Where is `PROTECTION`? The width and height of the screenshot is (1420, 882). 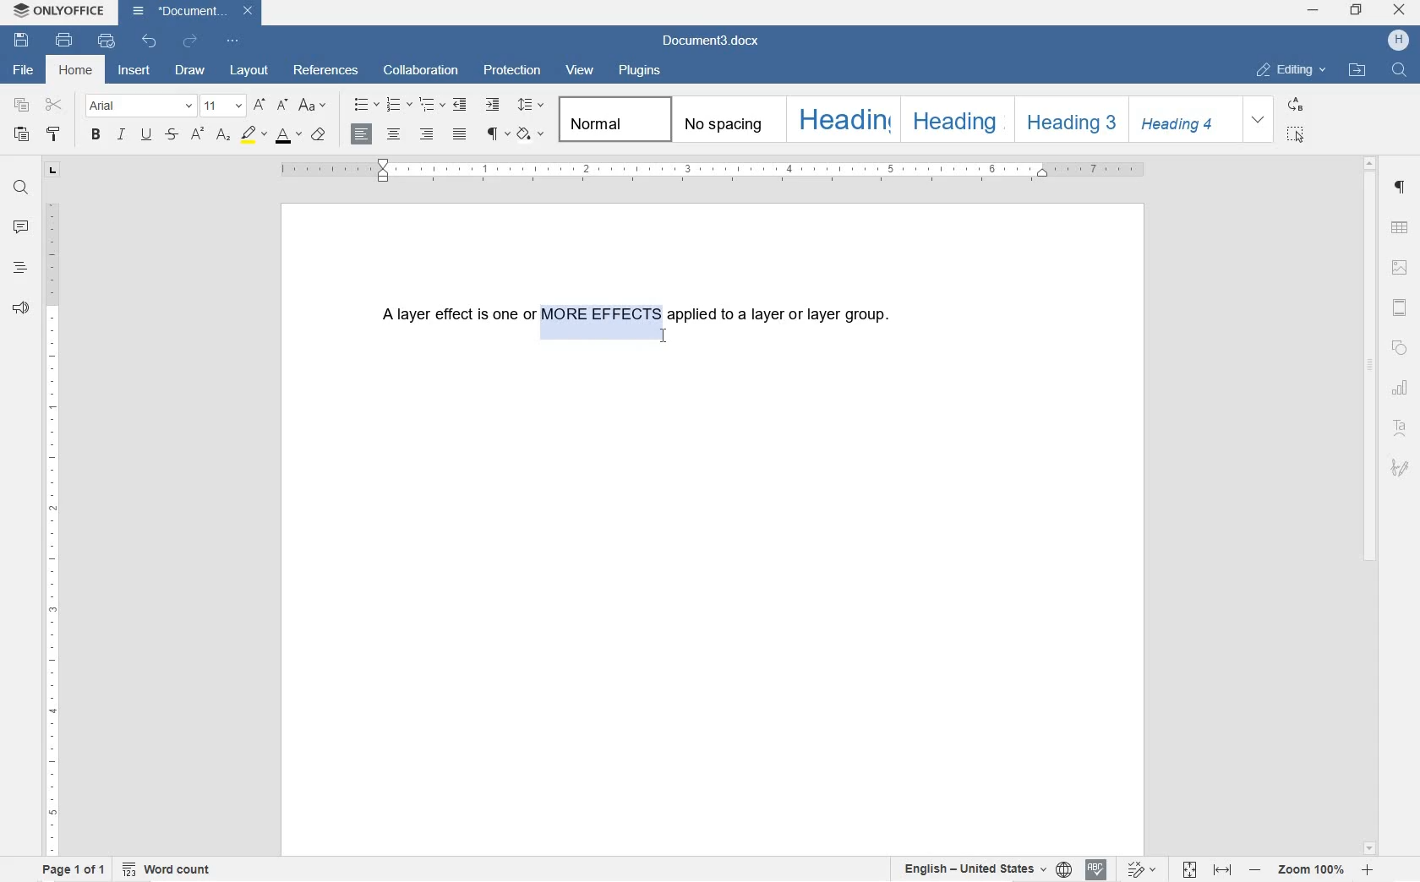 PROTECTION is located at coordinates (512, 71).